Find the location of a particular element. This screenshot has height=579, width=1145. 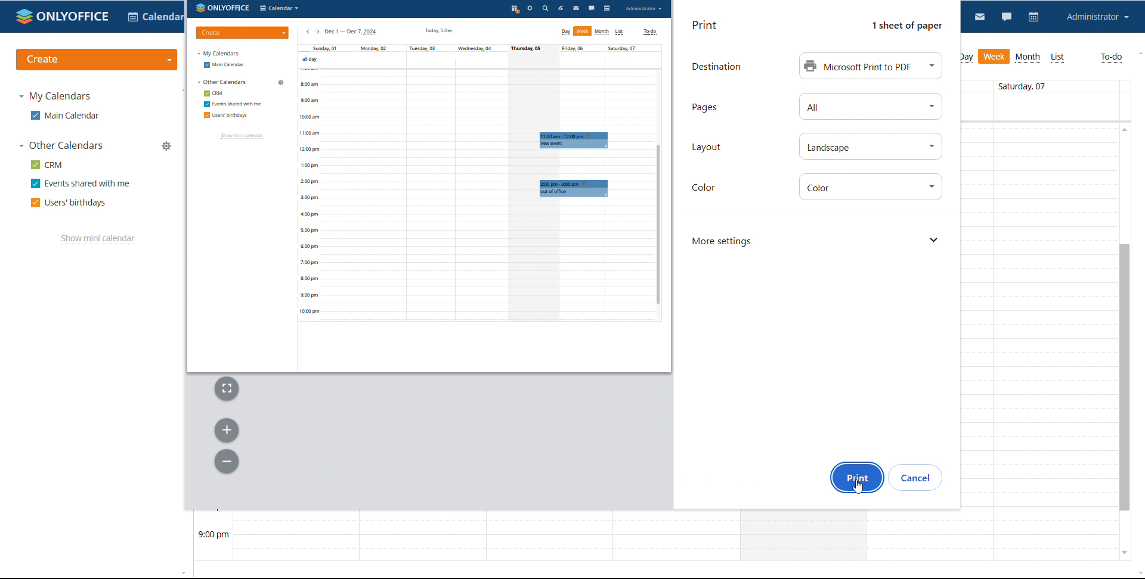

manage is located at coordinates (167, 146).